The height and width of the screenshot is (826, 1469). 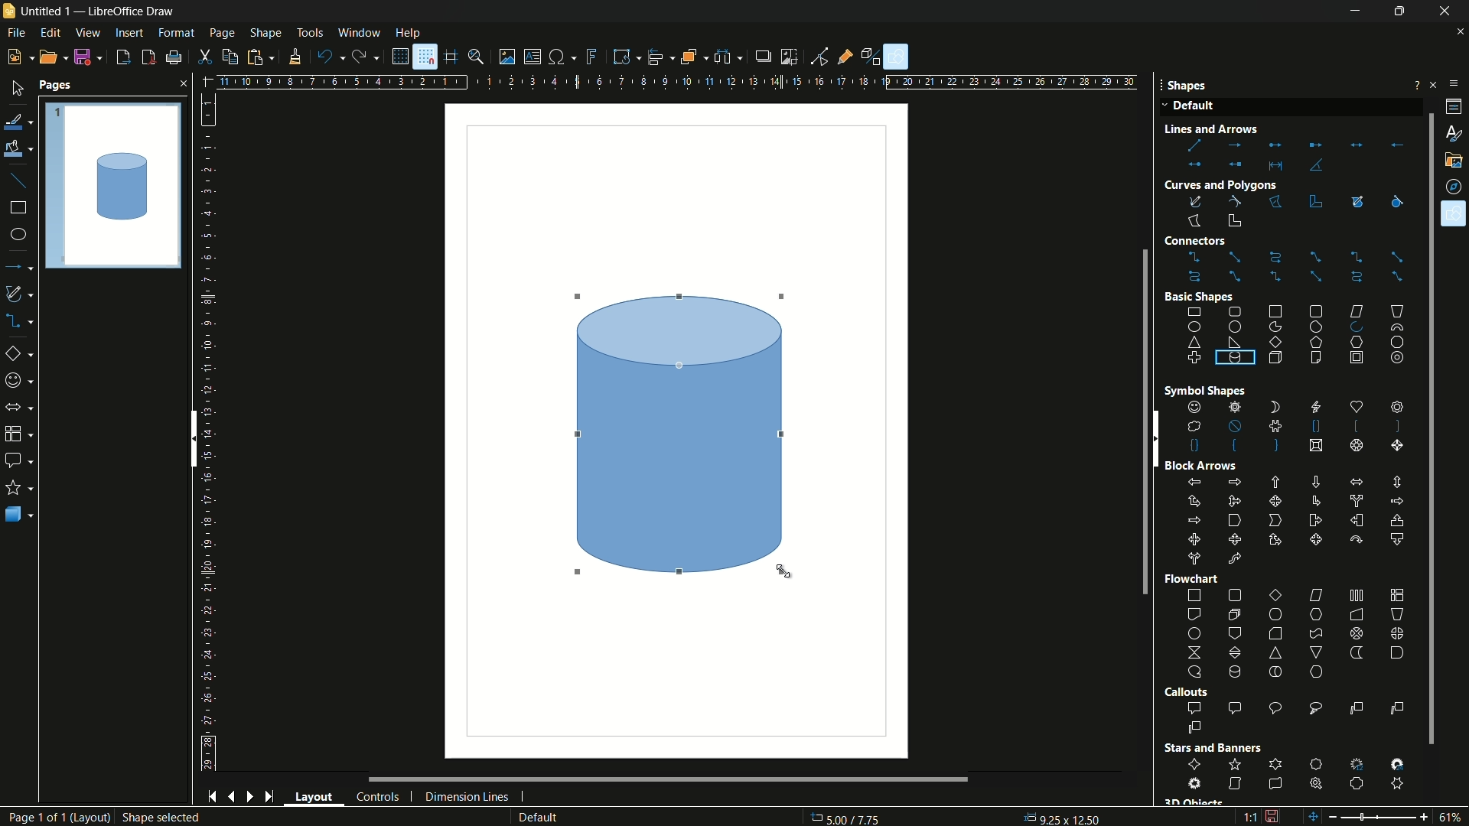 I want to click on workspace, so click(x=676, y=431).